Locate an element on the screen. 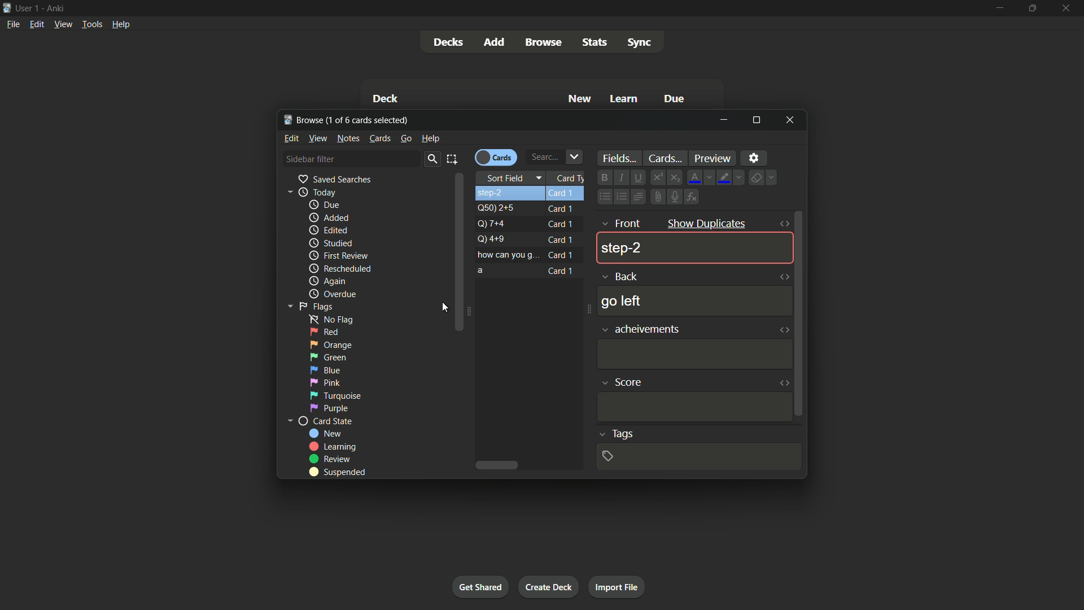  Toggle html editor is located at coordinates (783, 225).